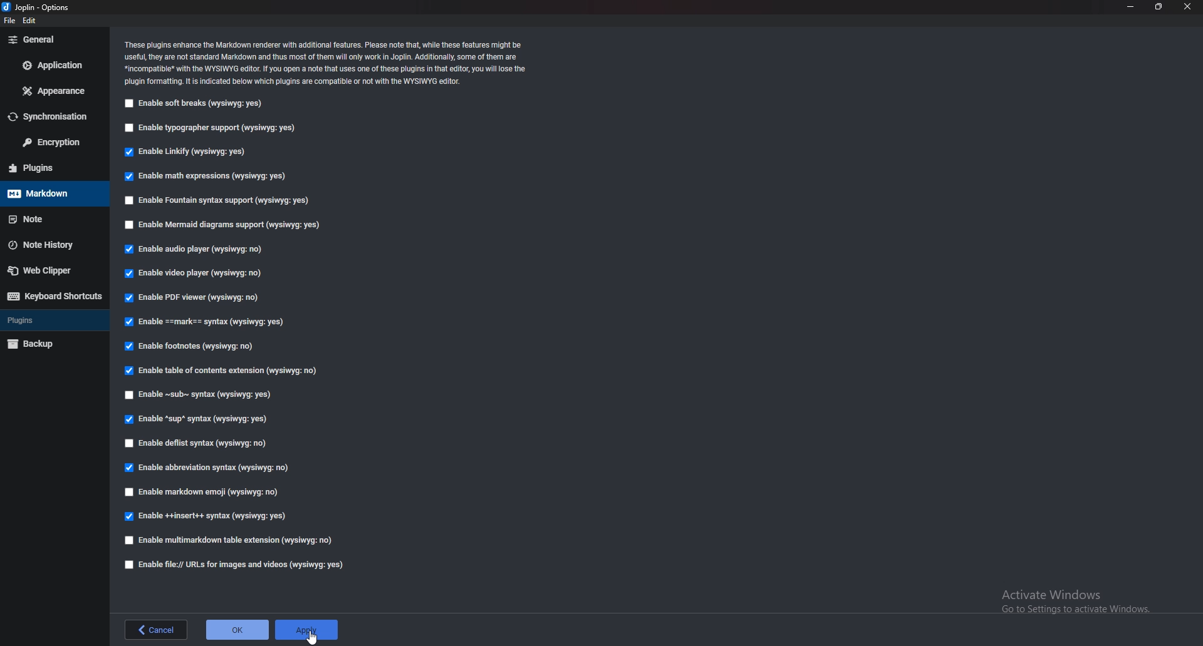 The height and width of the screenshot is (646, 1203). I want to click on enable sup syntax, so click(196, 419).